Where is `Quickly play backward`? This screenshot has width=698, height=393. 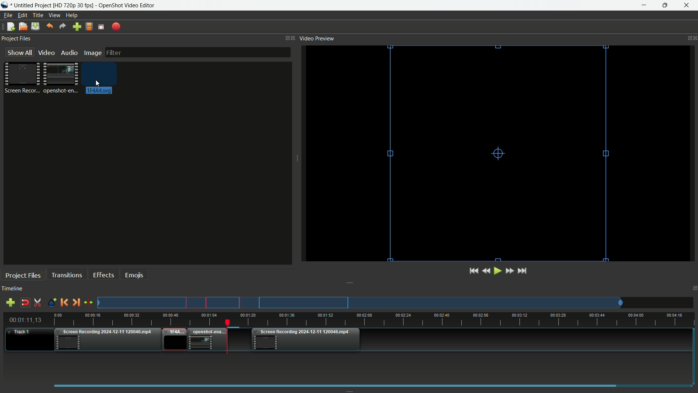
Quickly play backward is located at coordinates (488, 271).